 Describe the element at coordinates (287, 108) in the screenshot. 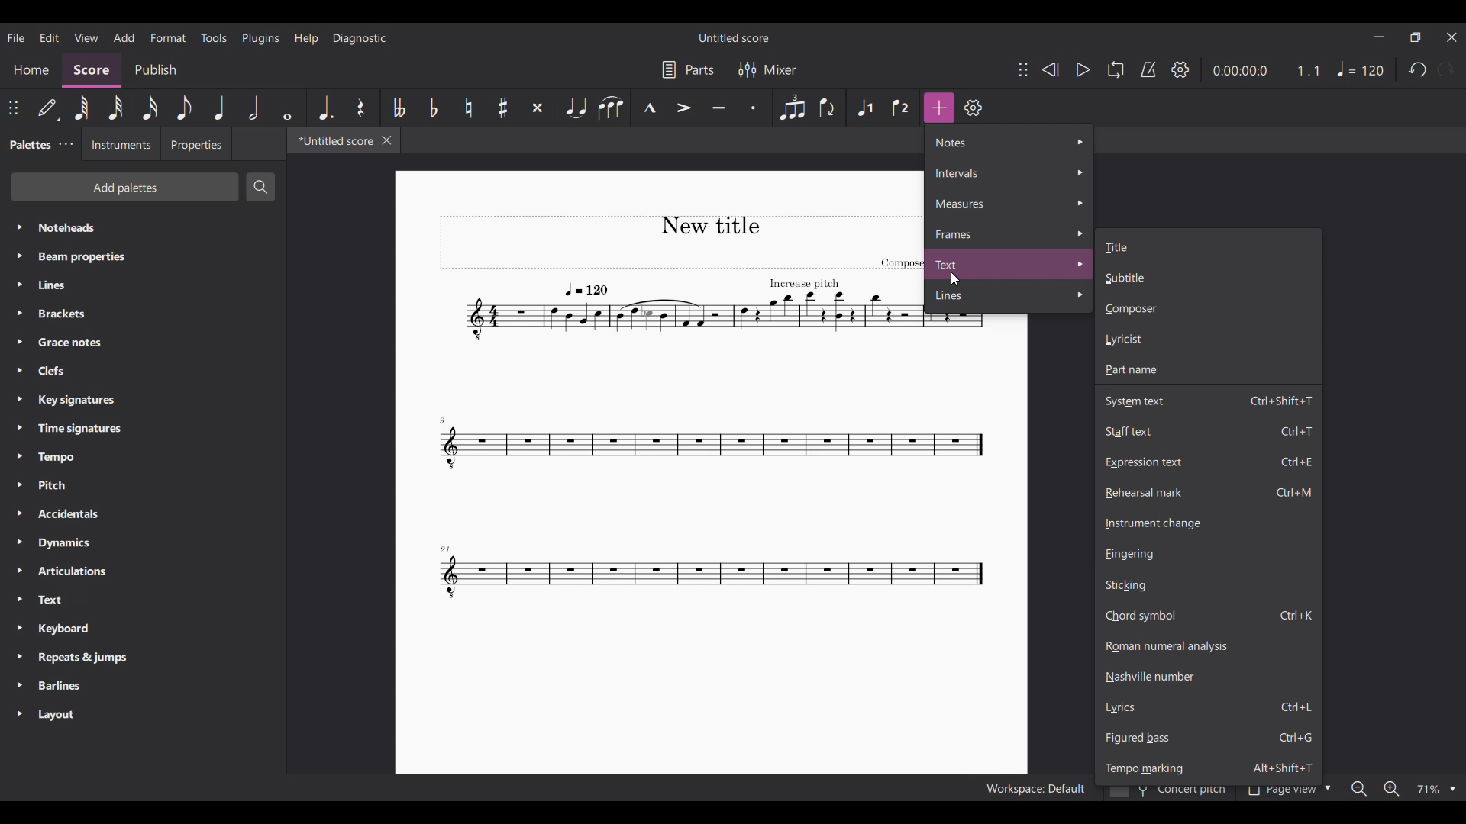

I see `Whole note` at that location.